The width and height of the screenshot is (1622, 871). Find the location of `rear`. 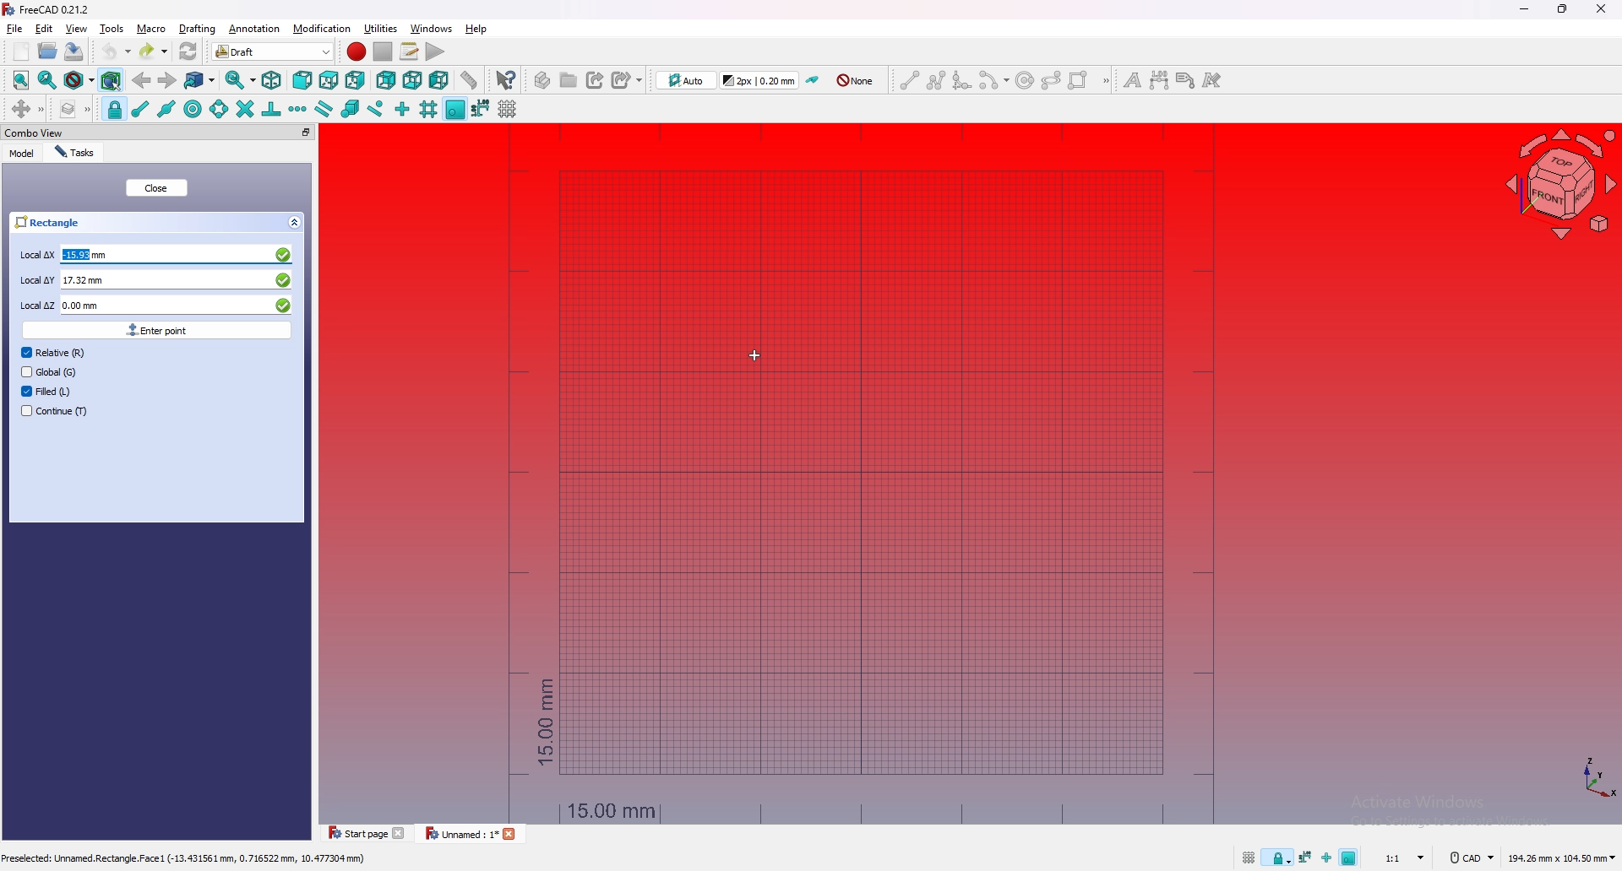

rear is located at coordinates (386, 82).